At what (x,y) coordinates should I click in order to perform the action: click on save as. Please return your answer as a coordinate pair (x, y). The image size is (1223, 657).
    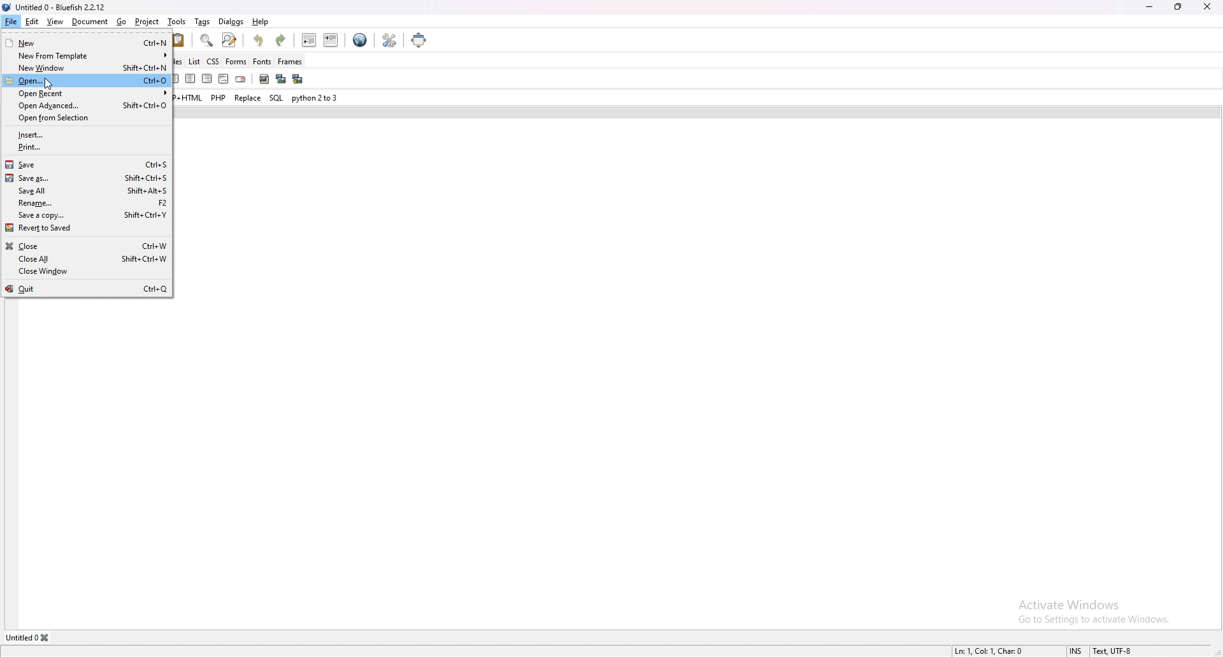
    Looking at the image, I should click on (46, 178).